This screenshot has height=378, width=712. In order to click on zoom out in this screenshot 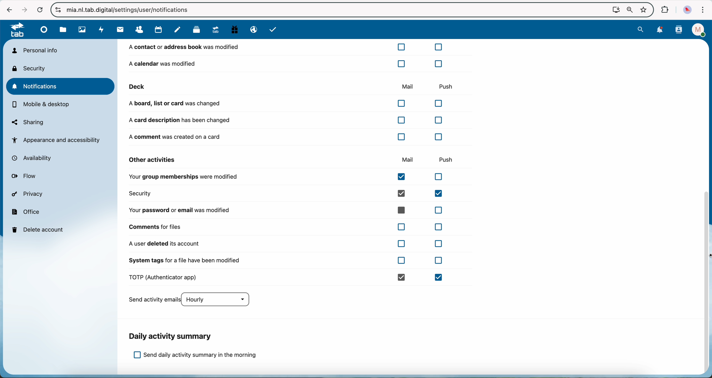, I will do `click(628, 10)`.